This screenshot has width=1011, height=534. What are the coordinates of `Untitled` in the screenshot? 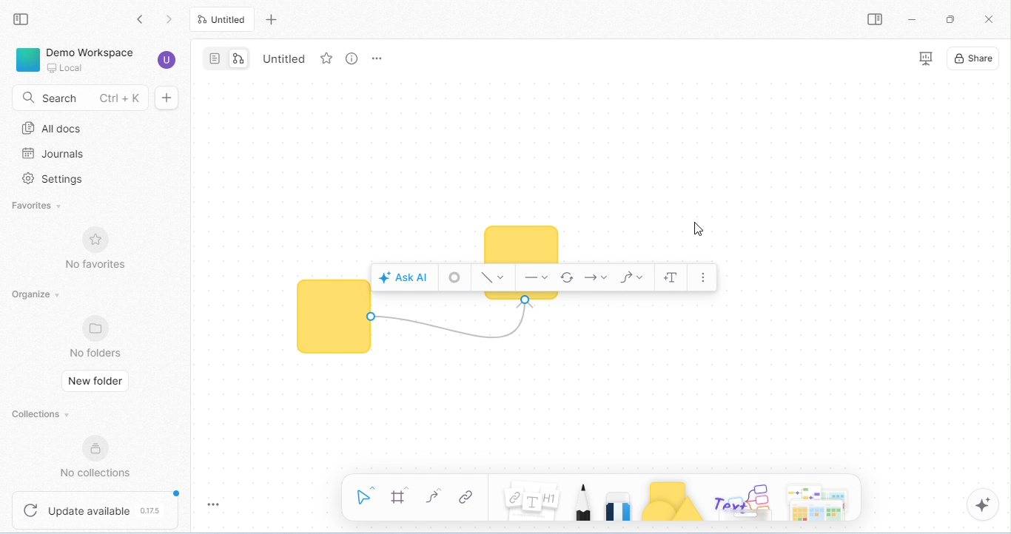 It's located at (224, 19).